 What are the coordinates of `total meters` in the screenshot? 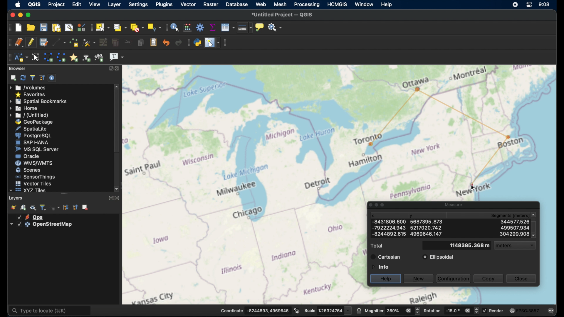 It's located at (469, 246).